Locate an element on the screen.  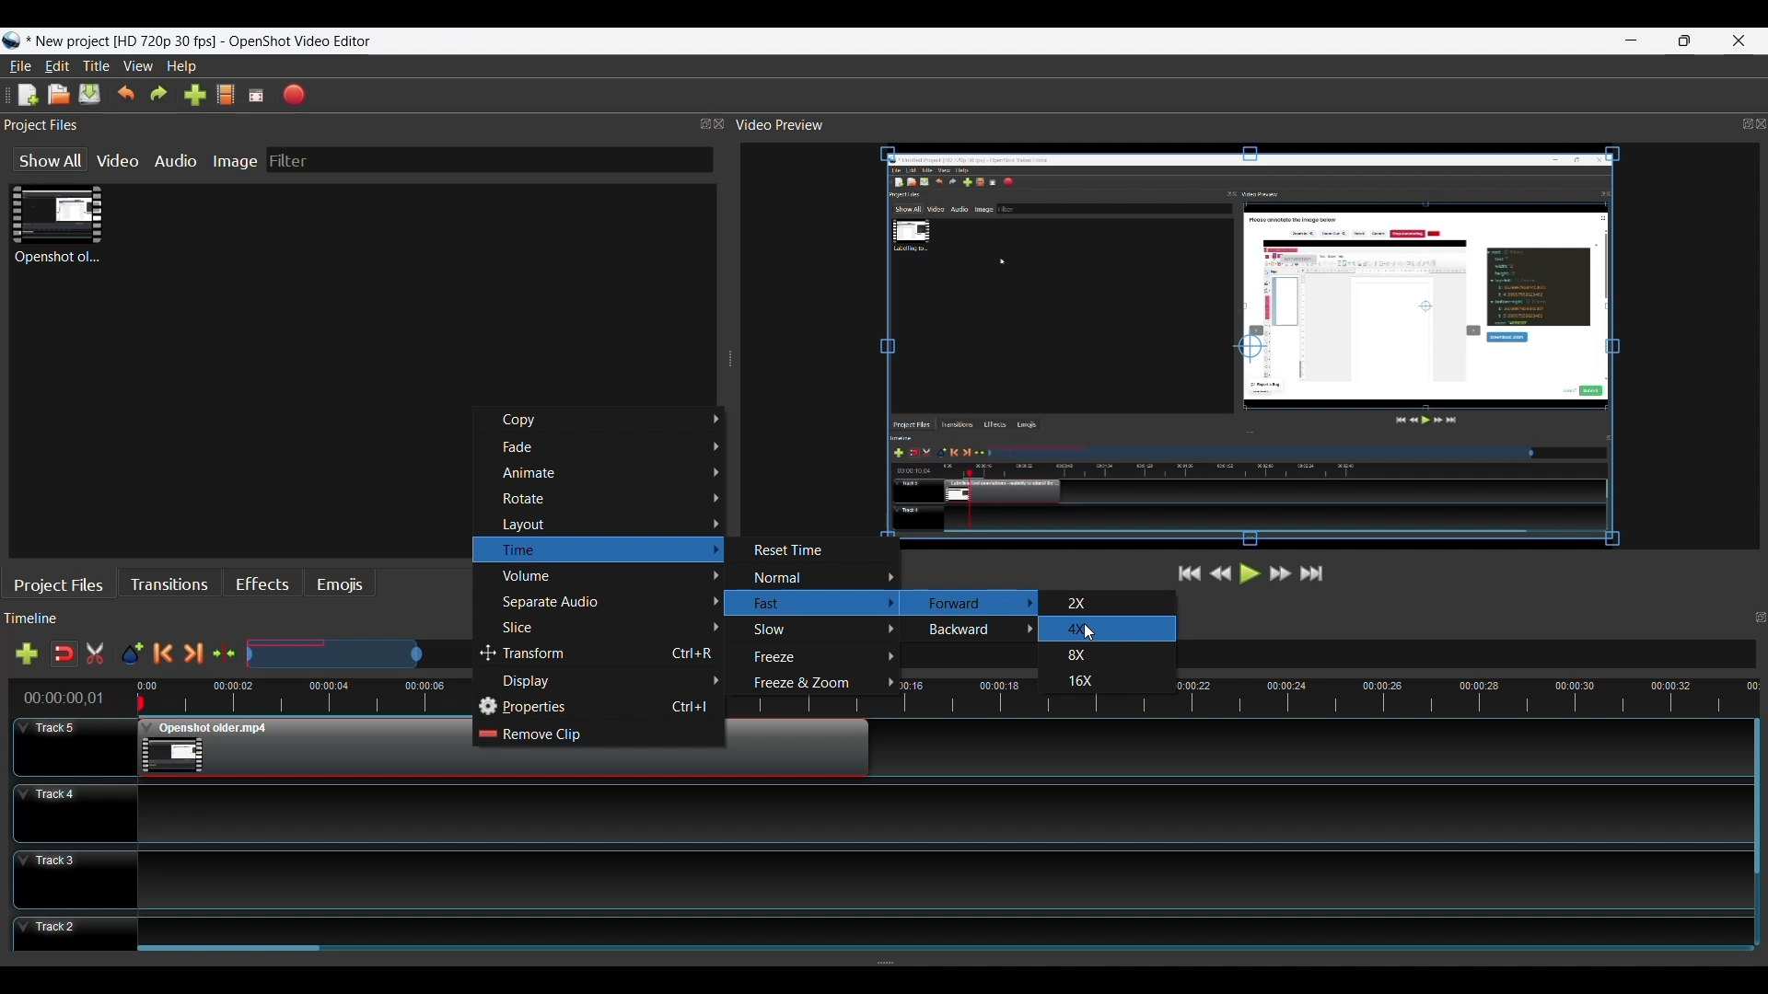
Preview Window is located at coordinates (1253, 350).